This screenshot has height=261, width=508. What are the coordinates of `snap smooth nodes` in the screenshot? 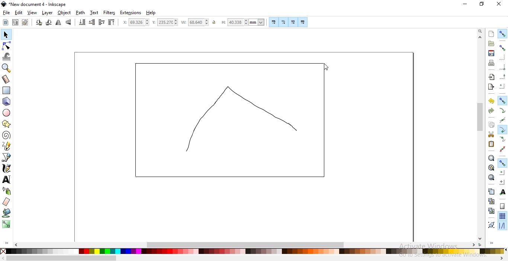 It's located at (502, 139).